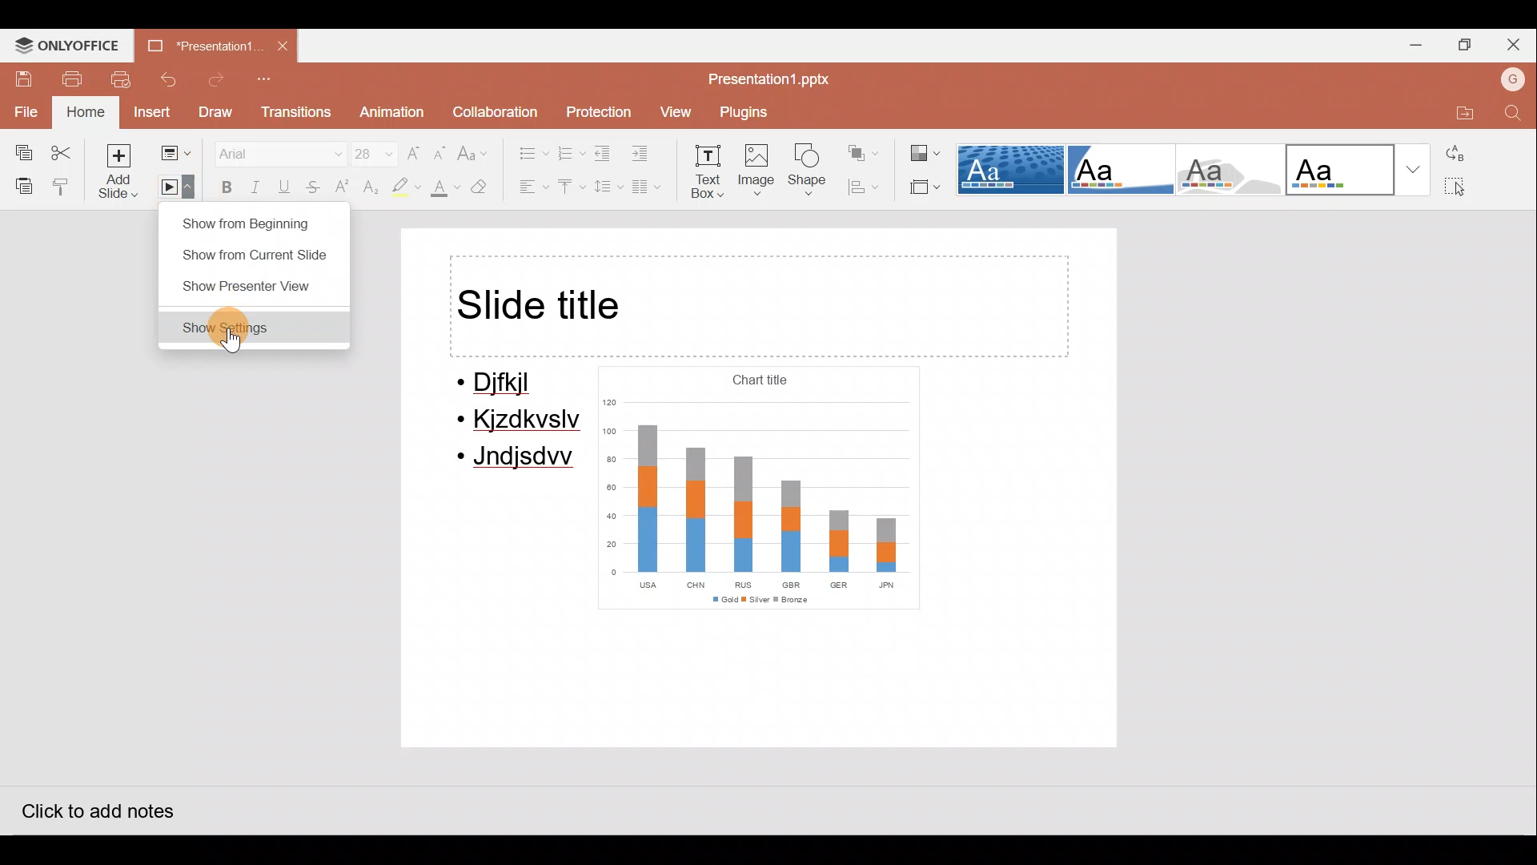  Describe the element at coordinates (251, 183) in the screenshot. I see `Italics` at that location.